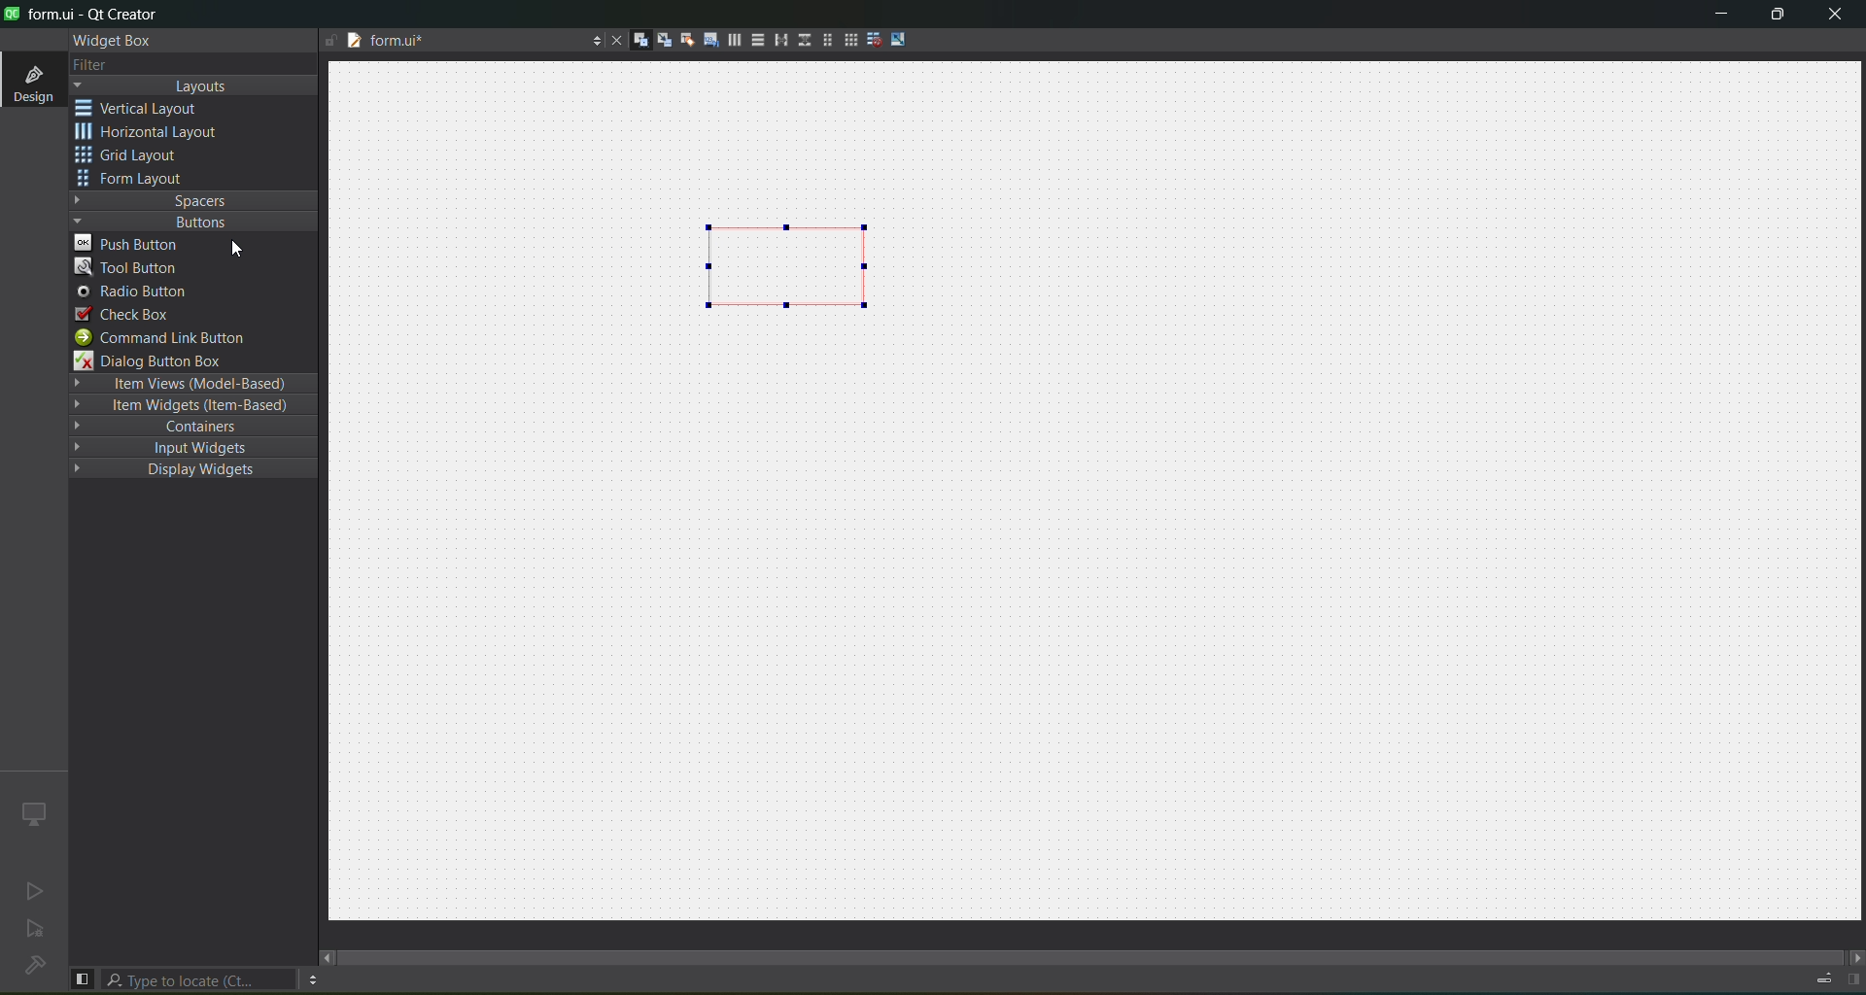 The width and height of the screenshot is (1866, 995). I want to click on form layout, so click(133, 180).